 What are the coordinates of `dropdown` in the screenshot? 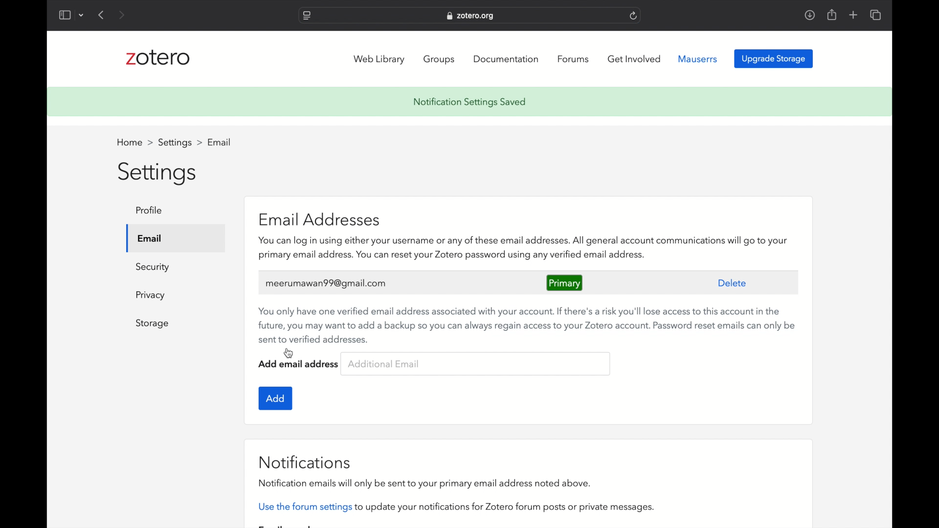 It's located at (81, 15).